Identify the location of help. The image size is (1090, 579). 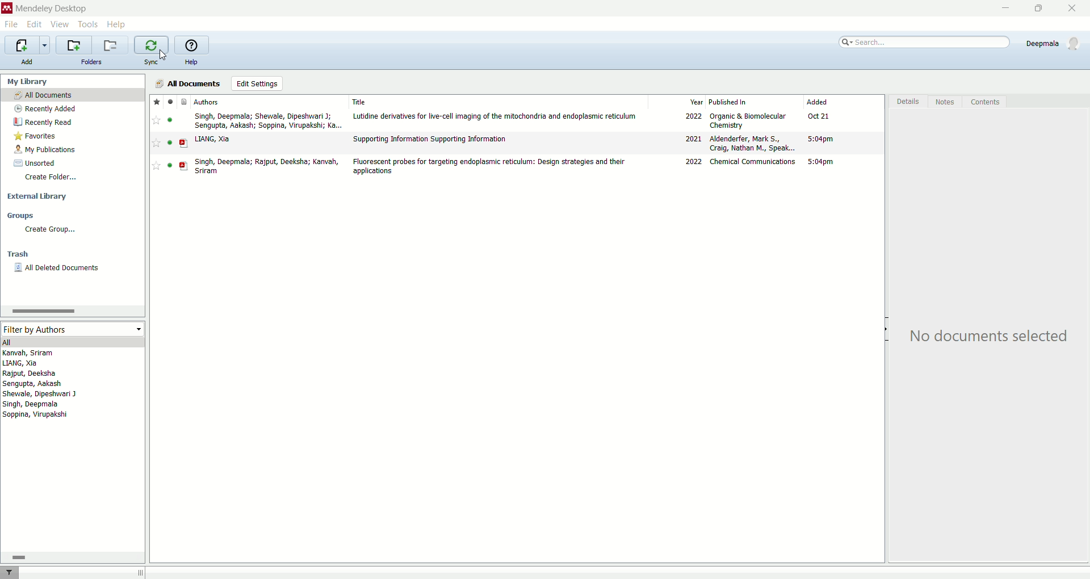
(116, 24).